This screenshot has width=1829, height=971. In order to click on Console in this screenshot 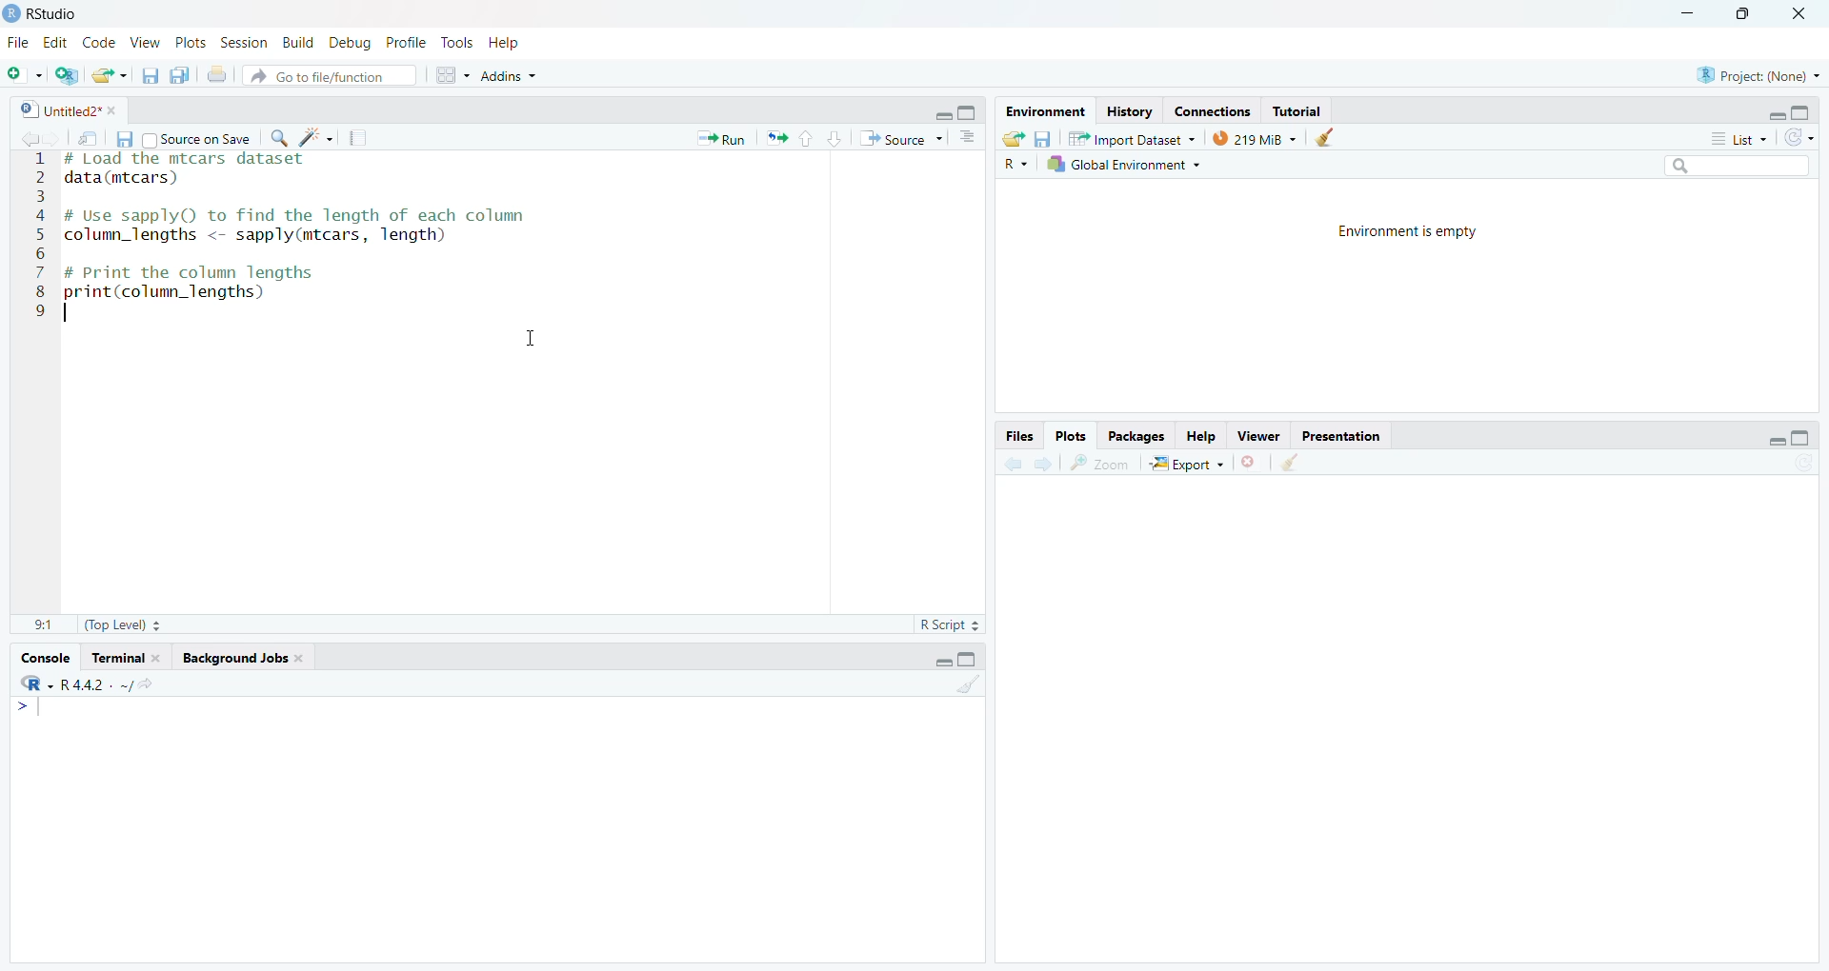, I will do `click(497, 828)`.